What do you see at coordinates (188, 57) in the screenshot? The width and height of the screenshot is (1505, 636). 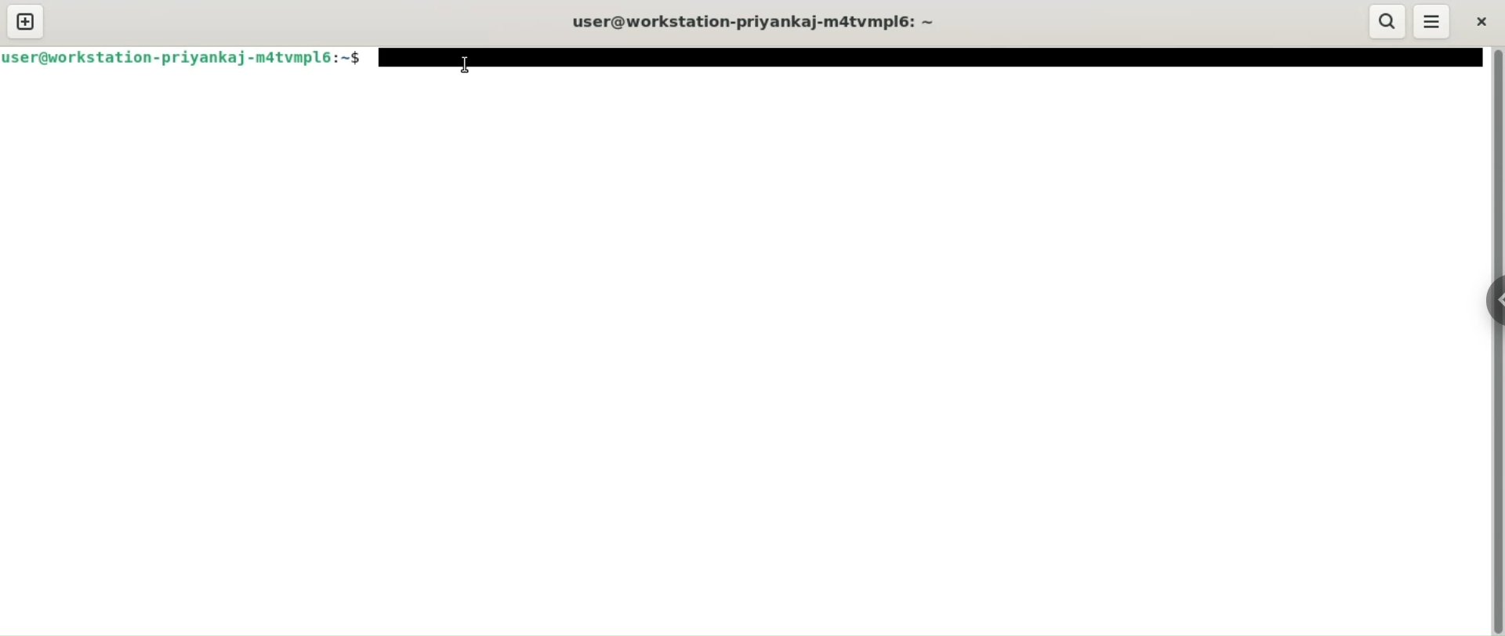 I see `user@workstation-priyankaj-m4atvmpl6:~$` at bounding box center [188, 57].